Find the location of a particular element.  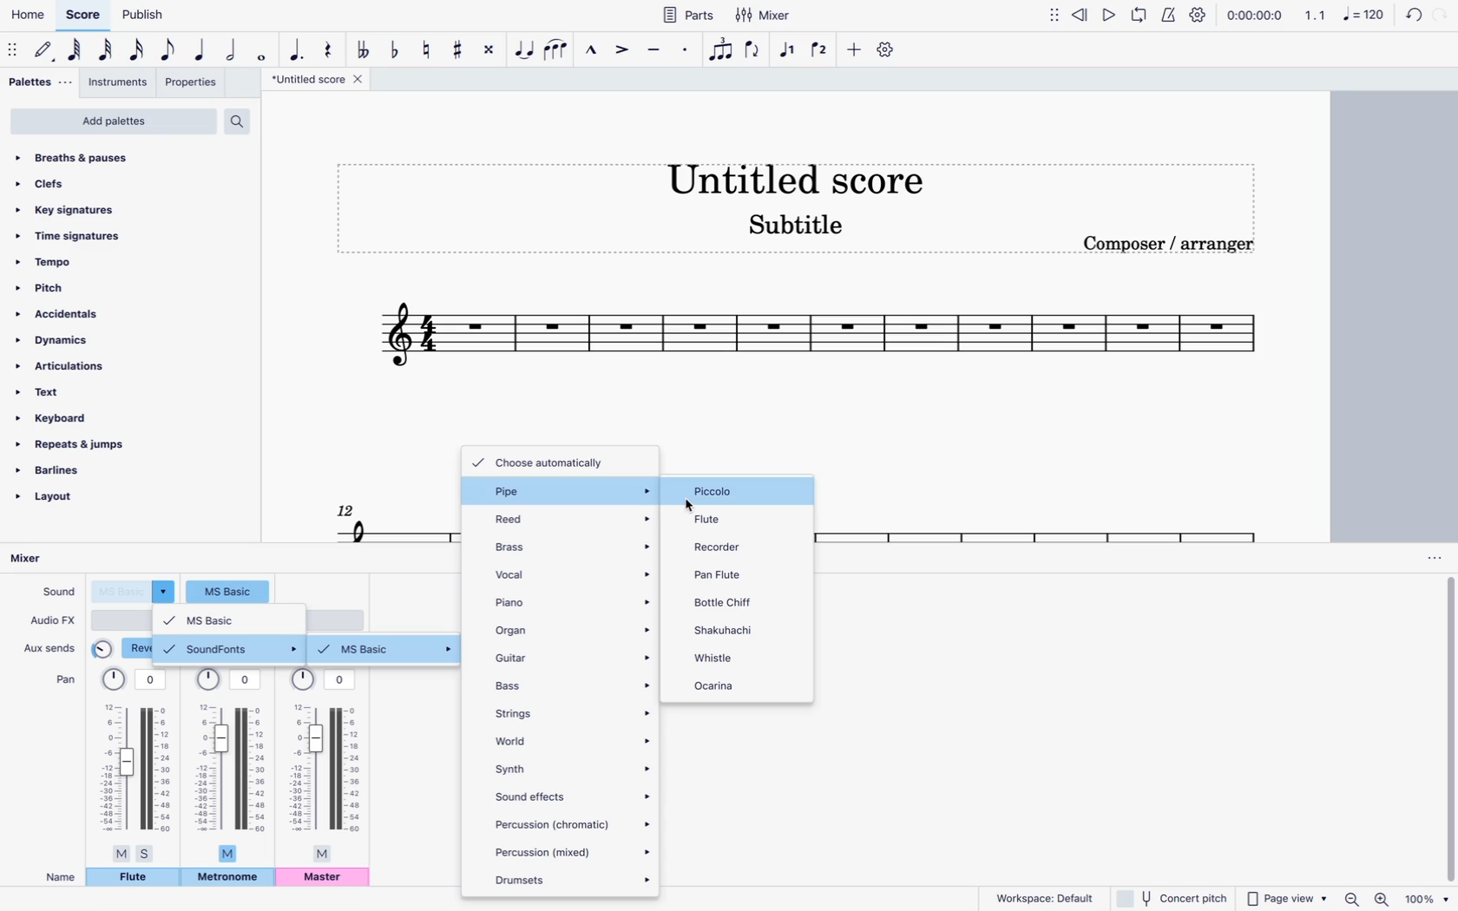

marcato is located at coordinates (588, 49).